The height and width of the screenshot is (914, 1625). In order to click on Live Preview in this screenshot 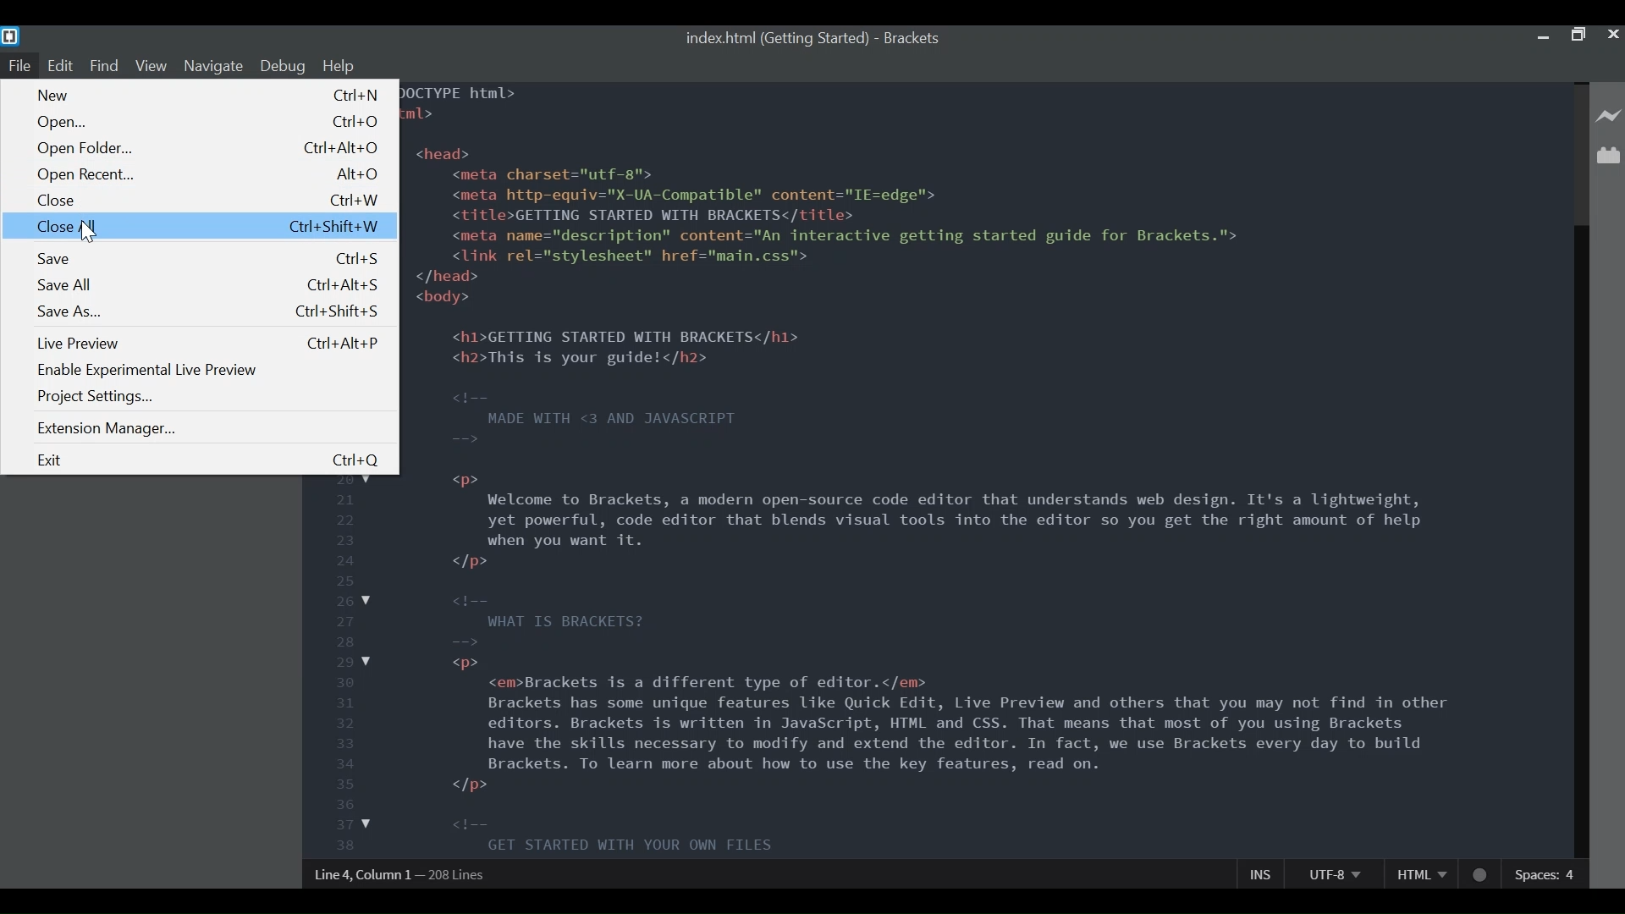, I will do `click(1608, 116)`.